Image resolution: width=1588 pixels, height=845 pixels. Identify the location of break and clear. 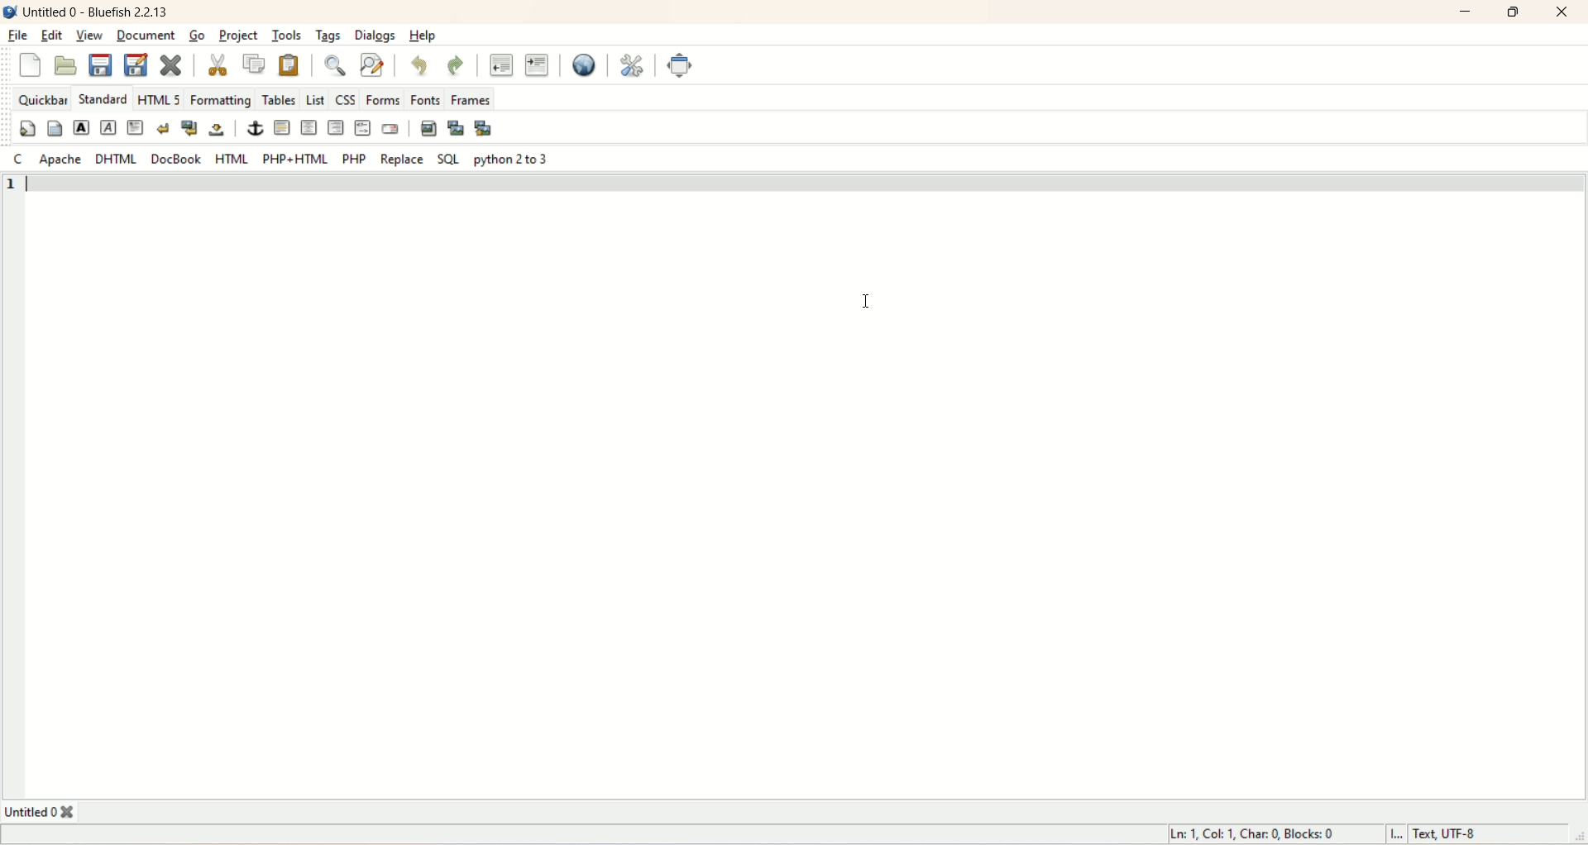
(188, 129).